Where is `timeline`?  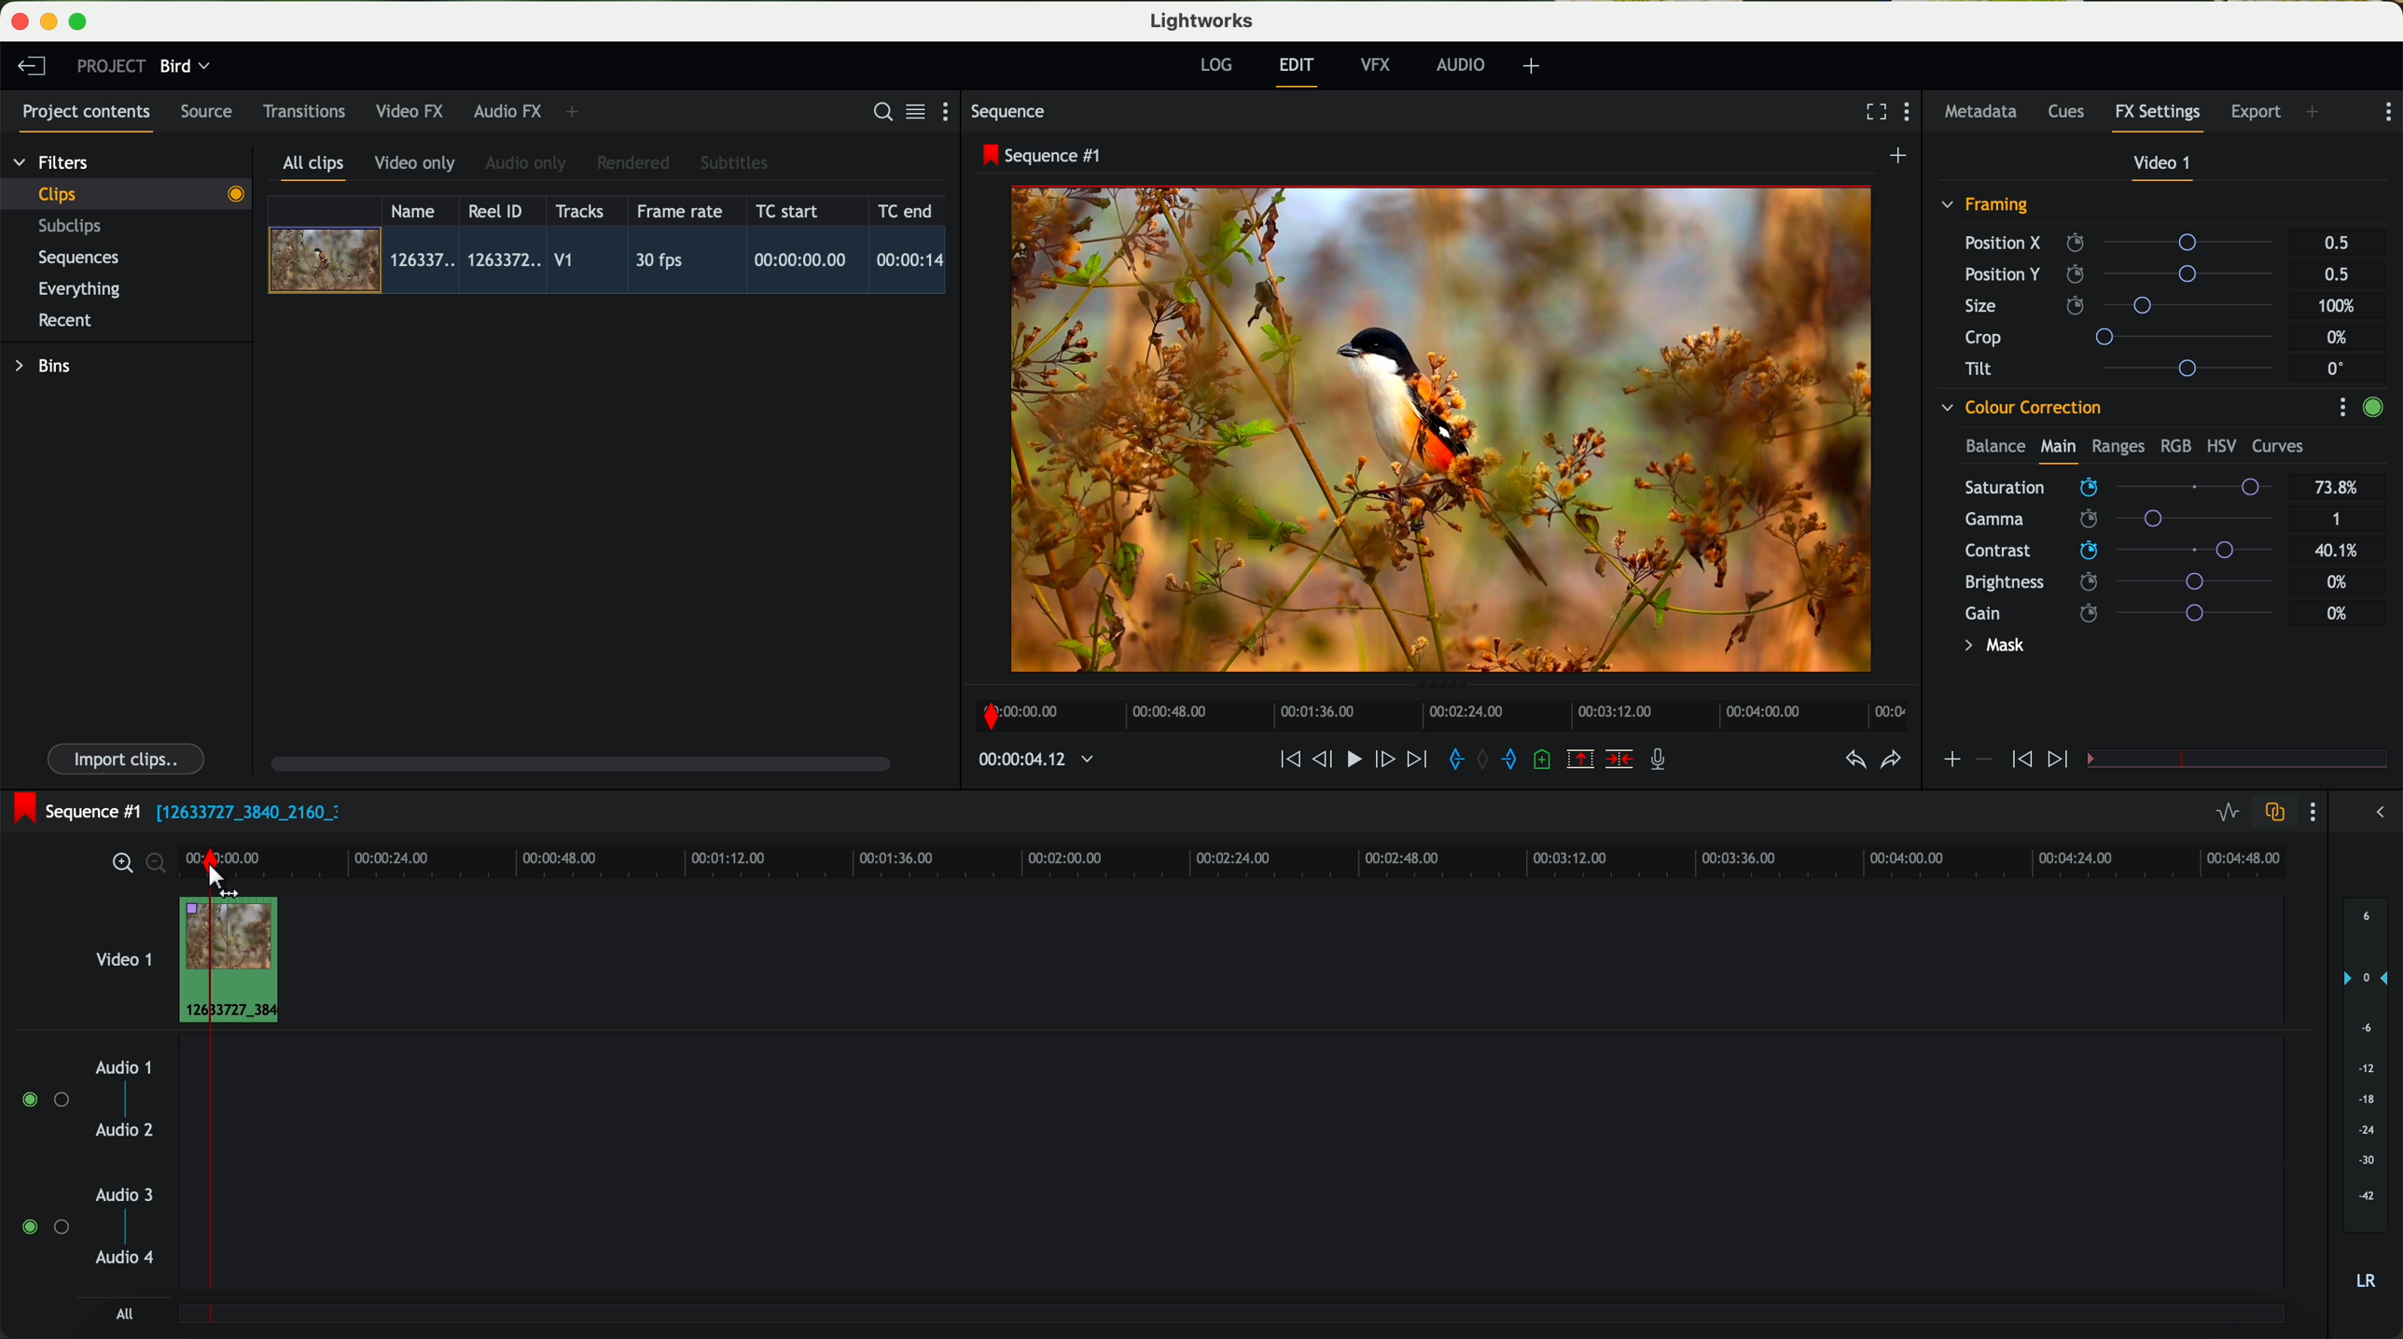 timeline is located at coordinates (1436, 710).